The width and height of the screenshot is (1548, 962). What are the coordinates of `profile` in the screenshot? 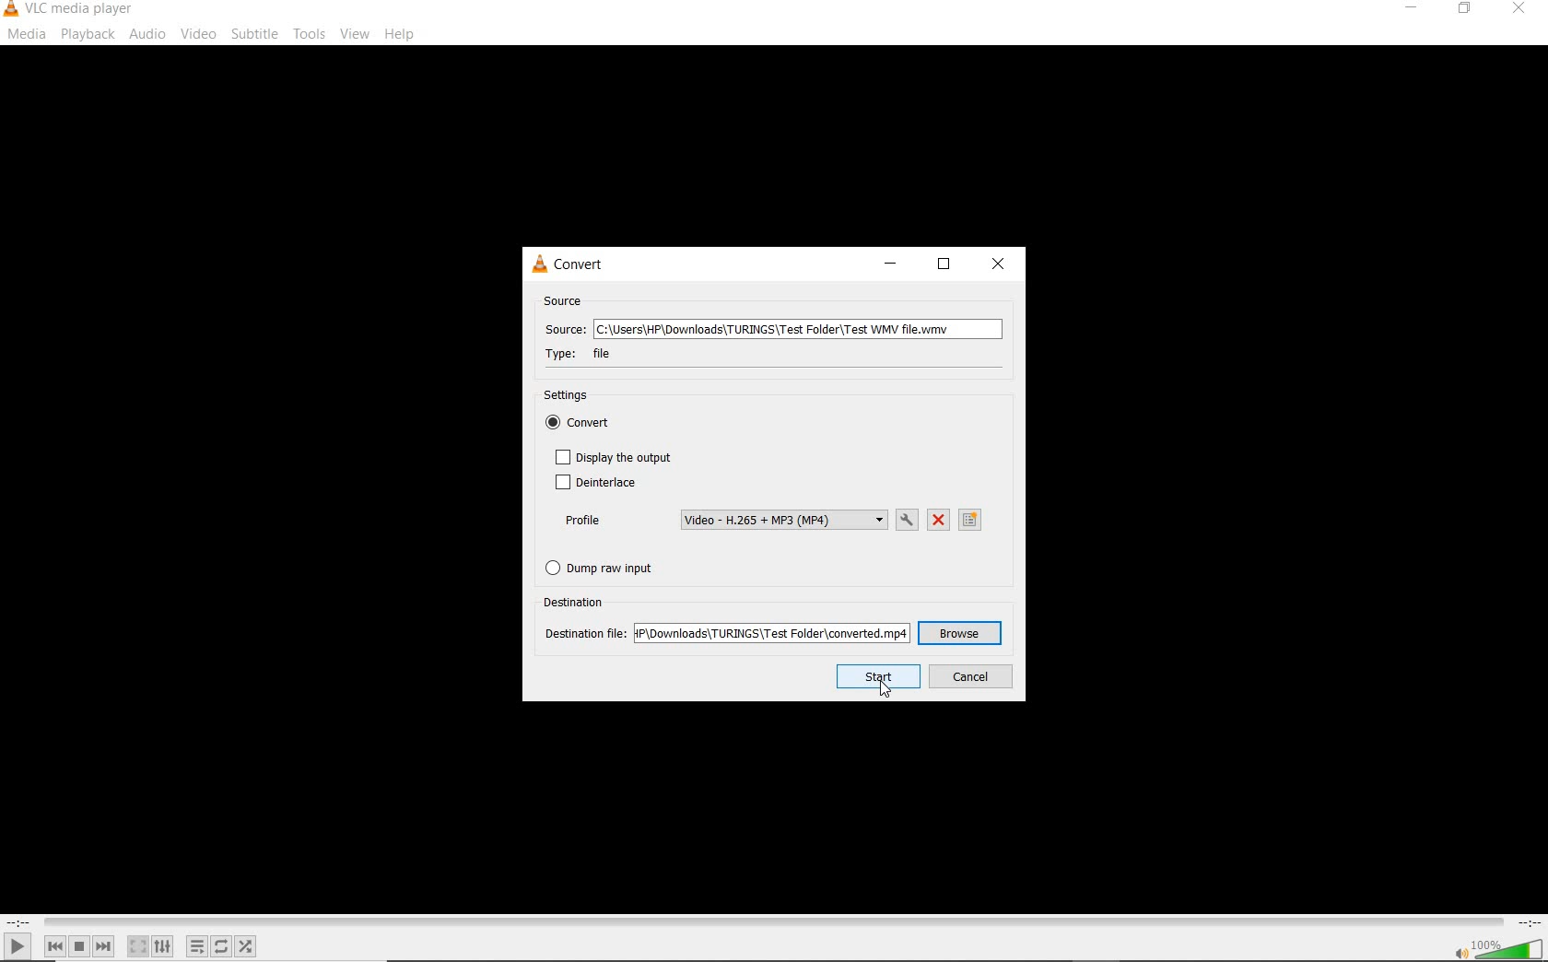 It's located at (582, 521).